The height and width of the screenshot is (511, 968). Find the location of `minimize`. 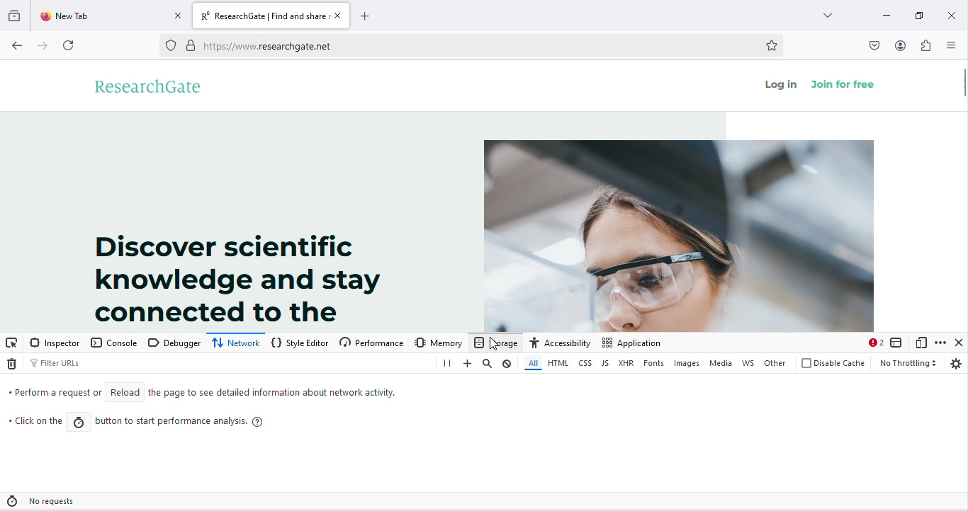

minimize is located at coordinates (885, 15).